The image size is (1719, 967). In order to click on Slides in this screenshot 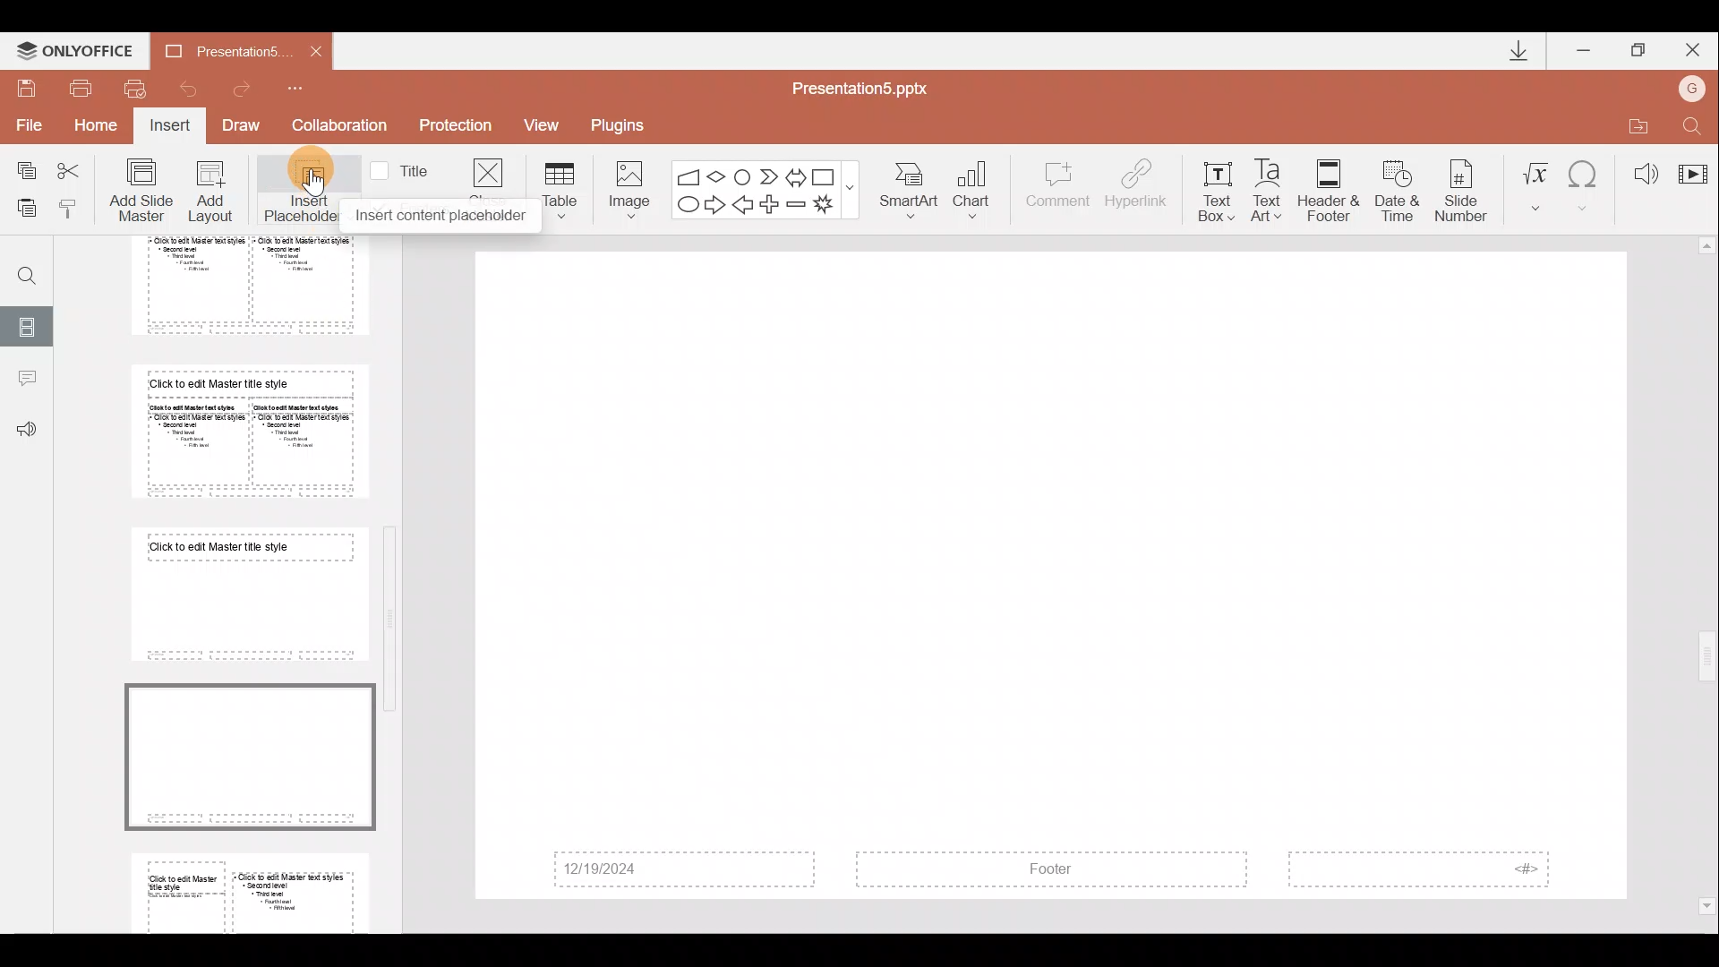, I will do `click(29, 324)`.